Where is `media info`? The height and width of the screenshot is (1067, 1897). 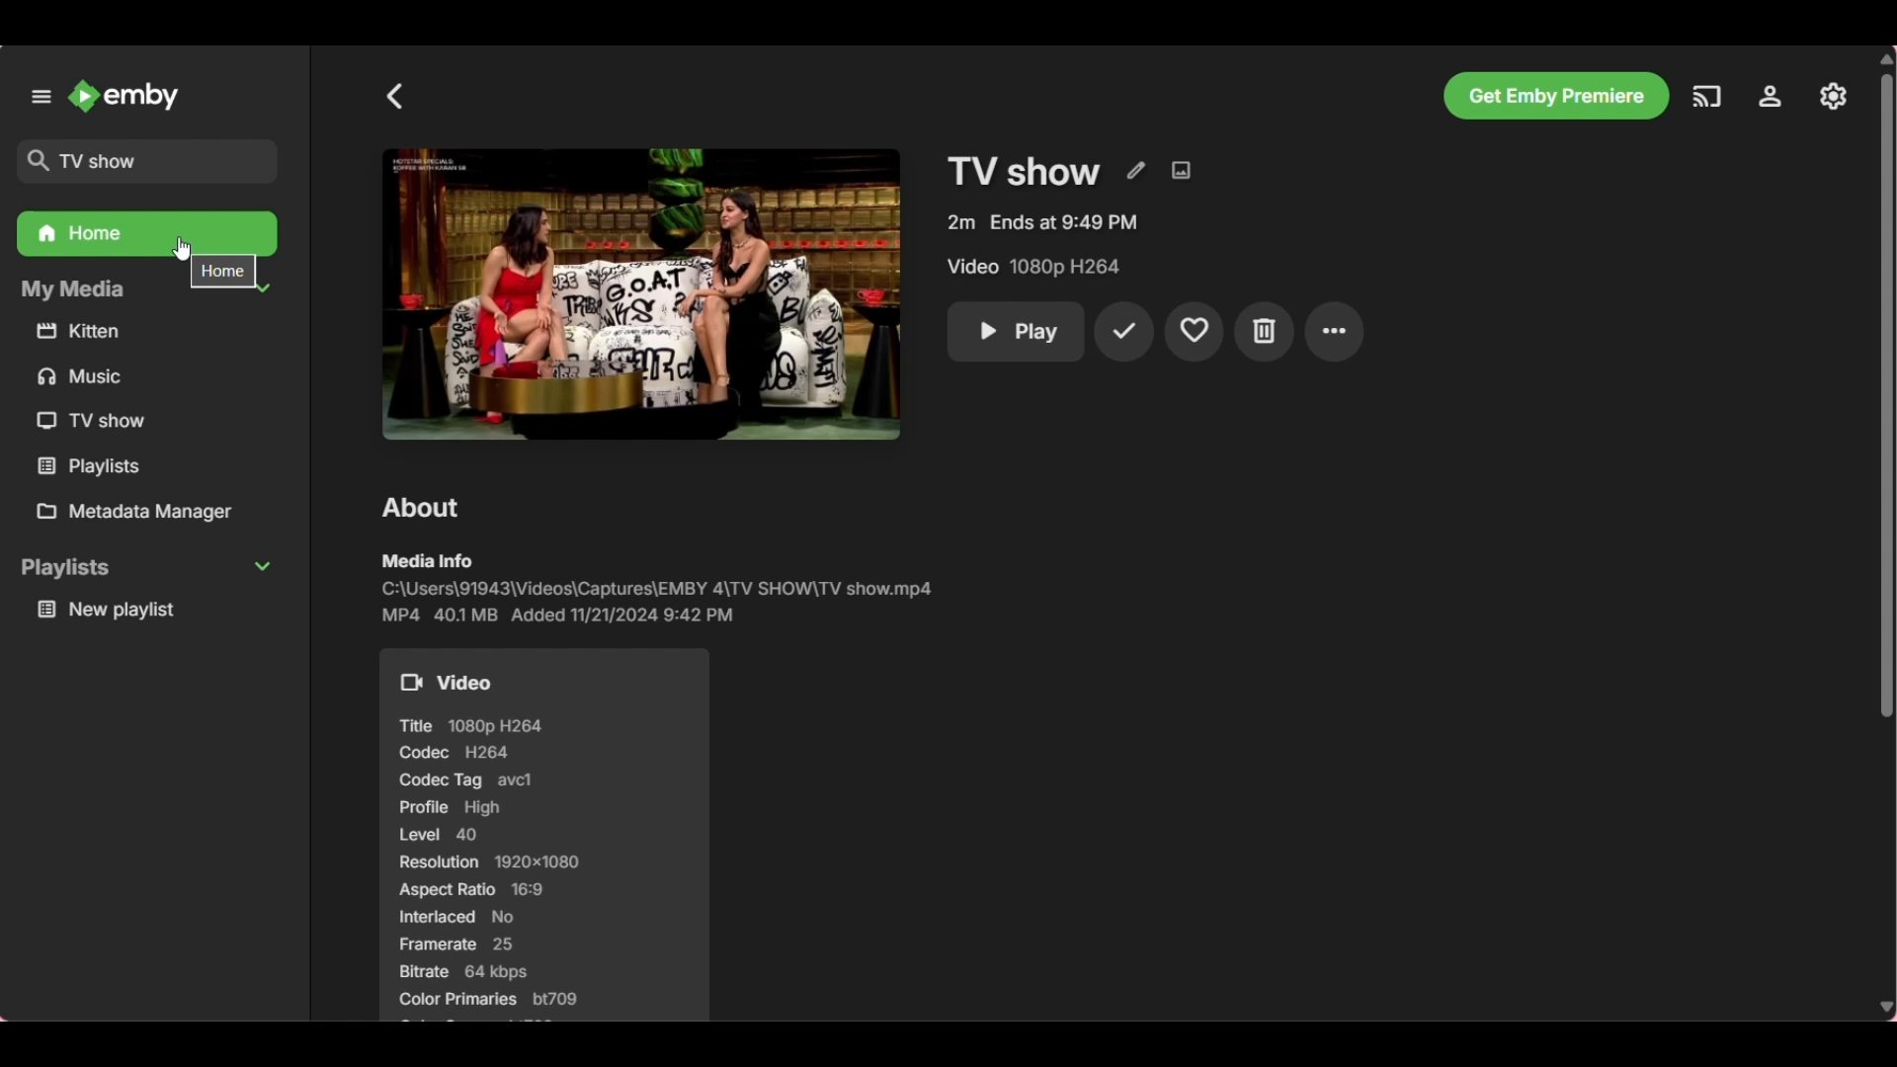 media info is located at coordinates (431, 559).